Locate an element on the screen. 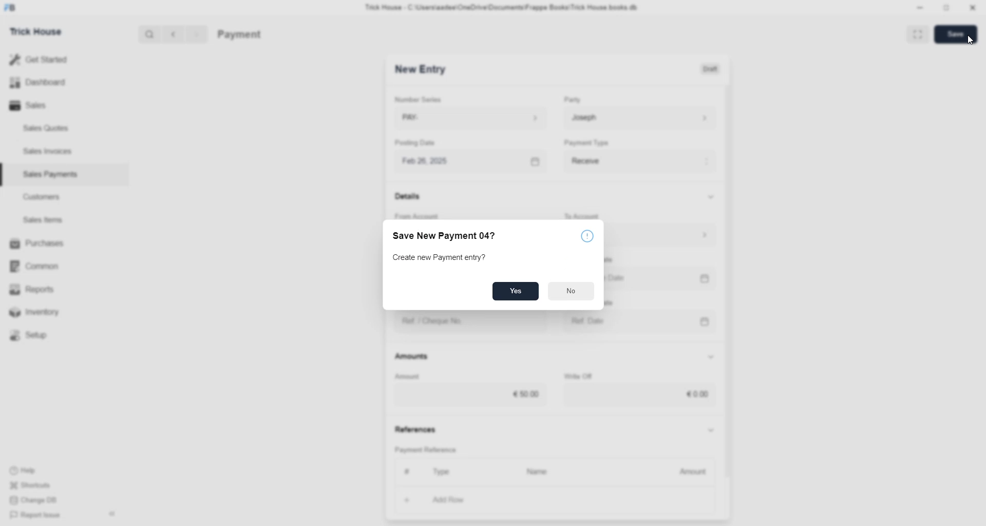  Ref. / Cheque No. is located at coordinates (472, 322).